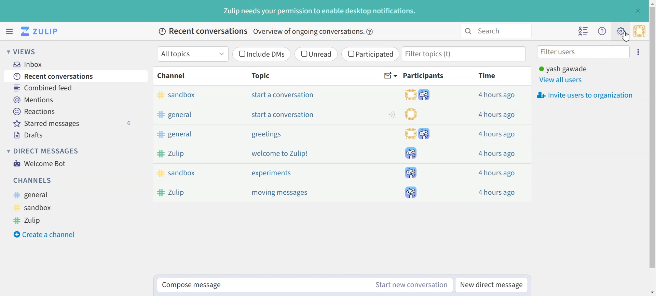 This screenshot has width=656, height=296. Describe the element at coordinates (41, 31) in the screenshot. I see `Logo` at that location.